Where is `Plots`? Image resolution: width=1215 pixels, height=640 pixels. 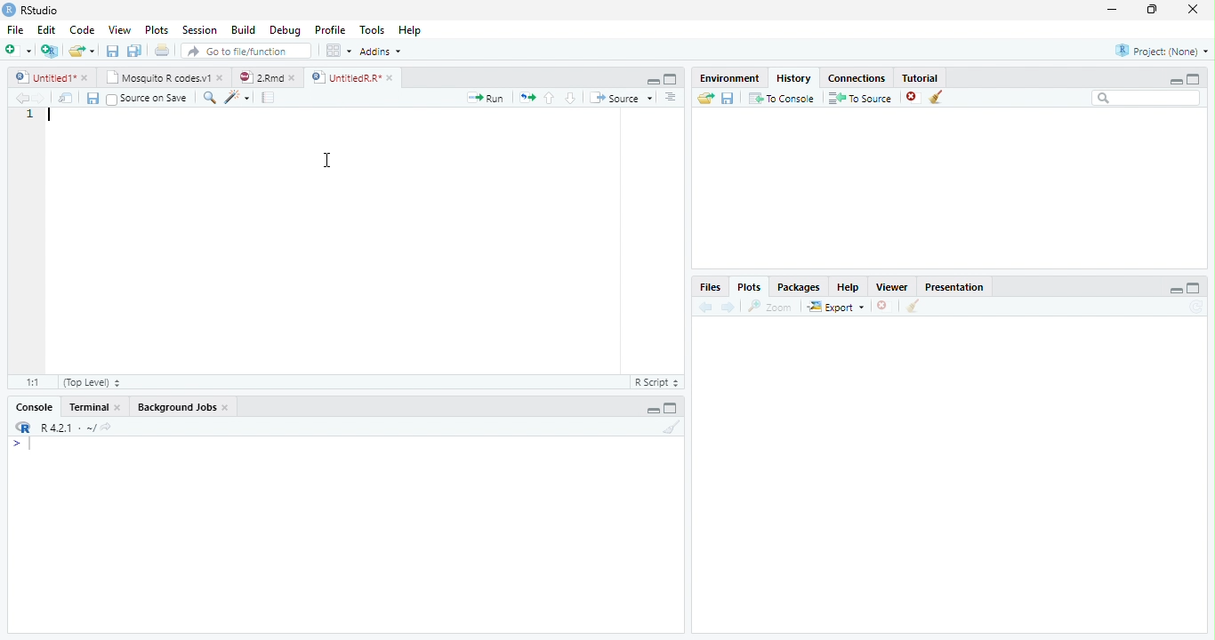 Plots is located at coordinates (156, 29).